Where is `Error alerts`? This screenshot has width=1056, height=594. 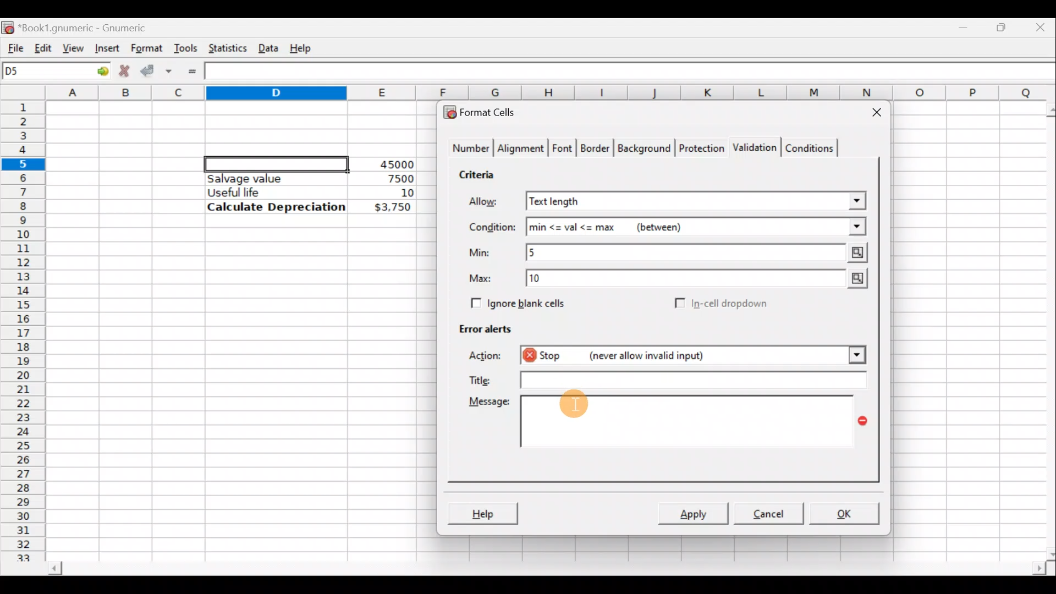 Error alerts is located at coordinates (480, 327).